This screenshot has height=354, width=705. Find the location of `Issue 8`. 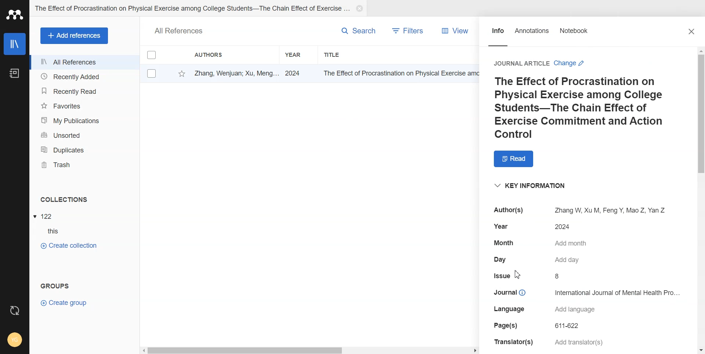

Issue 8 is located at coordinates (528, 276).